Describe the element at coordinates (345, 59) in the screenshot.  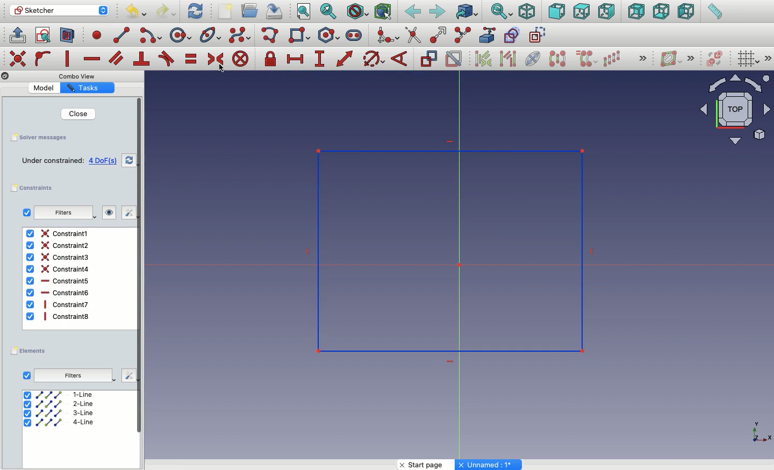
I see `constrain distance` at that location.